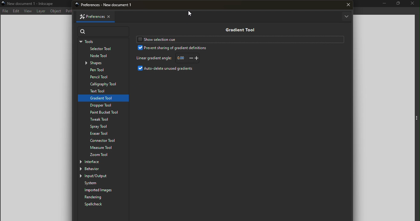 The image size is (420, 221). I want to click on Text tool, so click(101, 91).